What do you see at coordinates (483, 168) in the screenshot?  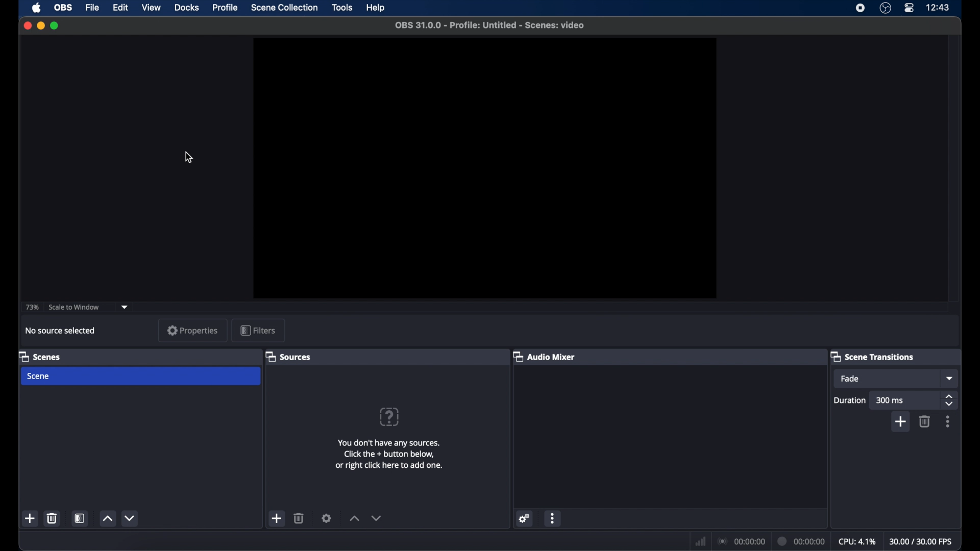 I see `preview` at bounding box center [483, 168].